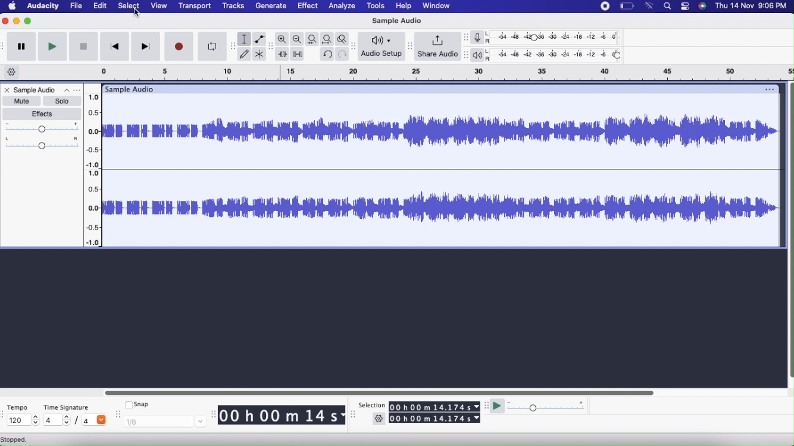 Image resolution: width=794 pixels, height=446 pixels. I want to click on 00 h 00 m 14.174 s, so click(434, 418).